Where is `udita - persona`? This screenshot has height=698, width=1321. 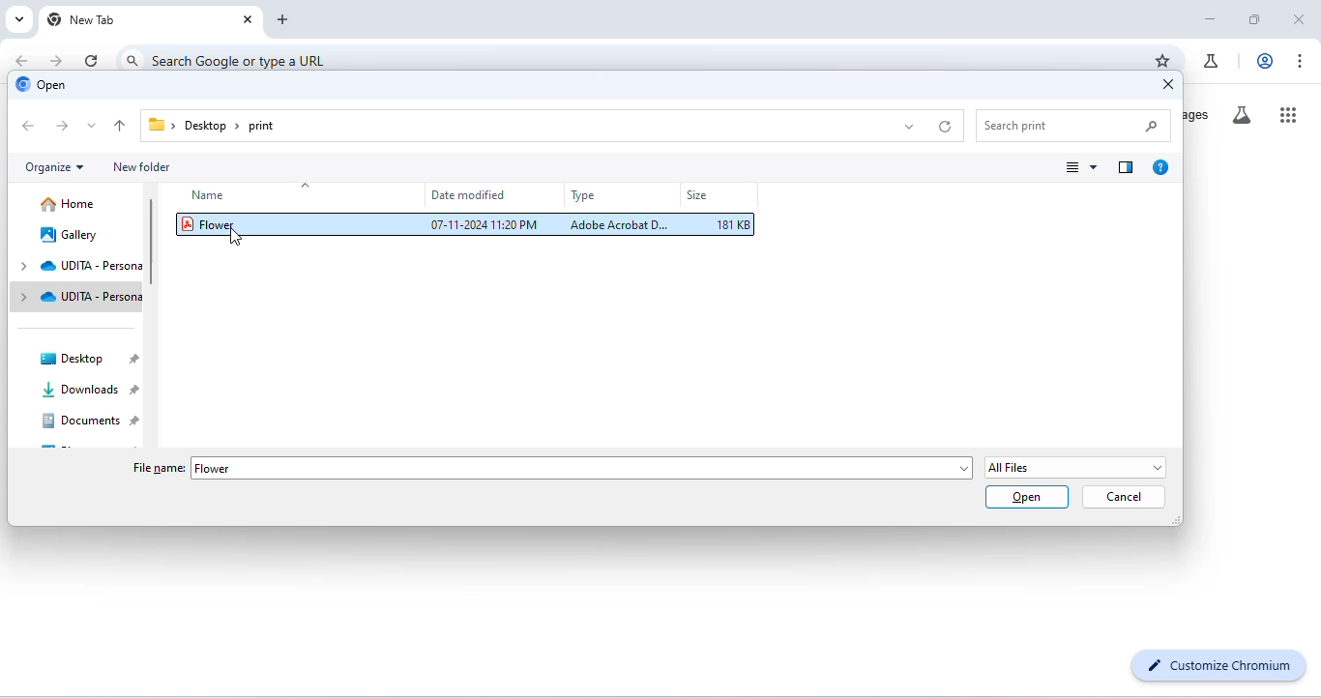
udita - persona is located at coordinates (92, 265).